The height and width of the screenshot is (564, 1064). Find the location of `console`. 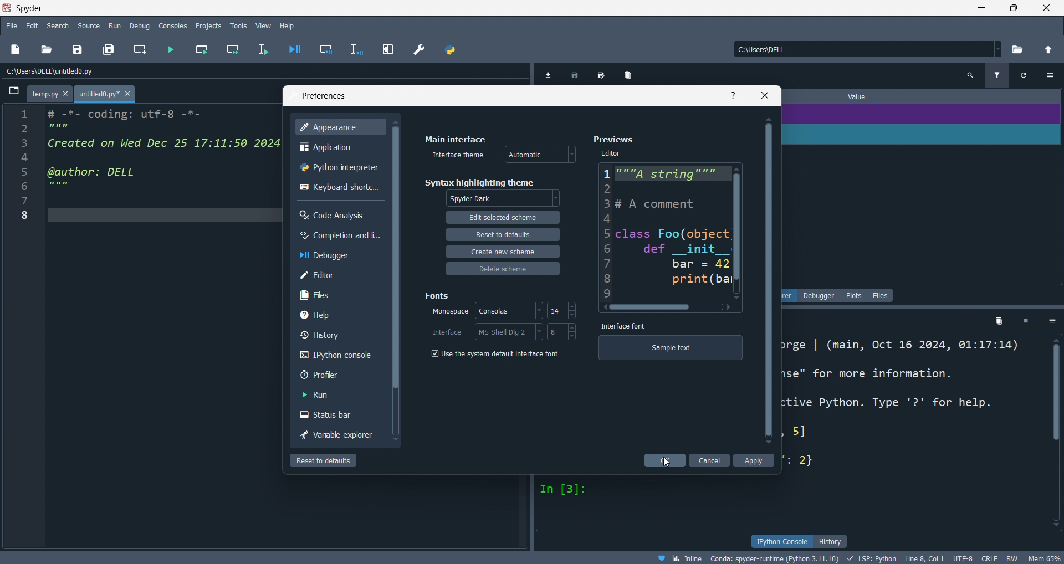

console is located at coordinates (340, 353).